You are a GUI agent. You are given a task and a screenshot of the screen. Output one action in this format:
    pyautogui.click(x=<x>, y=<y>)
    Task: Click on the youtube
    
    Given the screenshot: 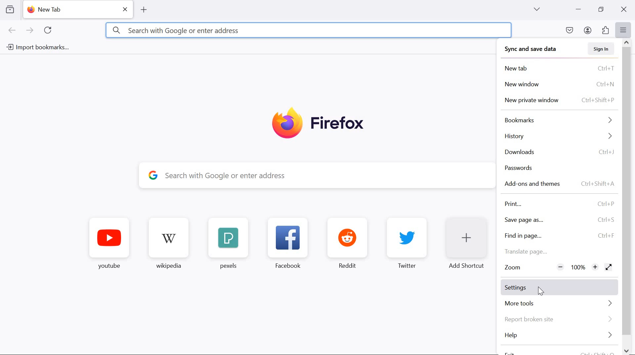 What is the action you would take?
    pyautogui.click(x=110, y=240)
    